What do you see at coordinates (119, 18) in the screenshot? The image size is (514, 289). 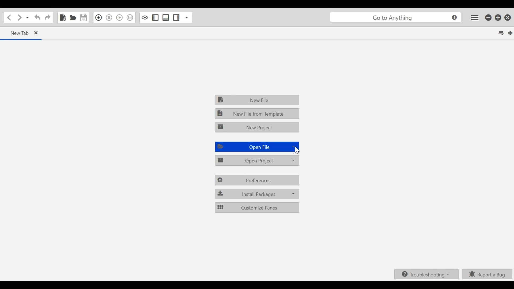 I see `Play Last Macro` at bounding box center [119, 18].